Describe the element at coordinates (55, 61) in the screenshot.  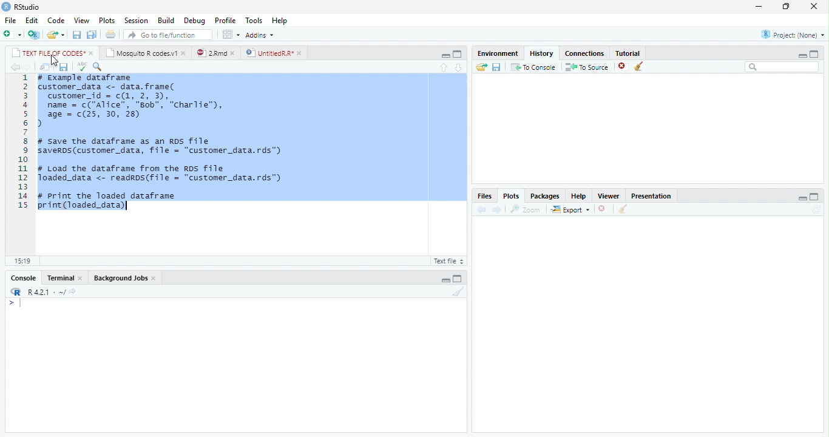
I see `cursor` at that location.